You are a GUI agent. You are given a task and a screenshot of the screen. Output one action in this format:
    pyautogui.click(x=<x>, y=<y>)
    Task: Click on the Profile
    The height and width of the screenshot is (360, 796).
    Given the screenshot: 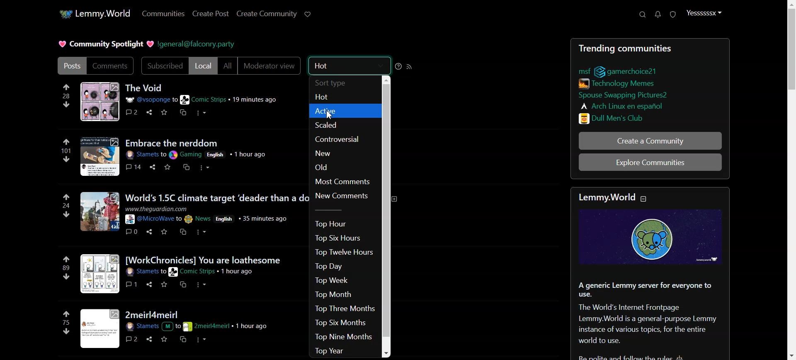 What is the action you would take?
    pyautogui.click(x=704, y=13)
    